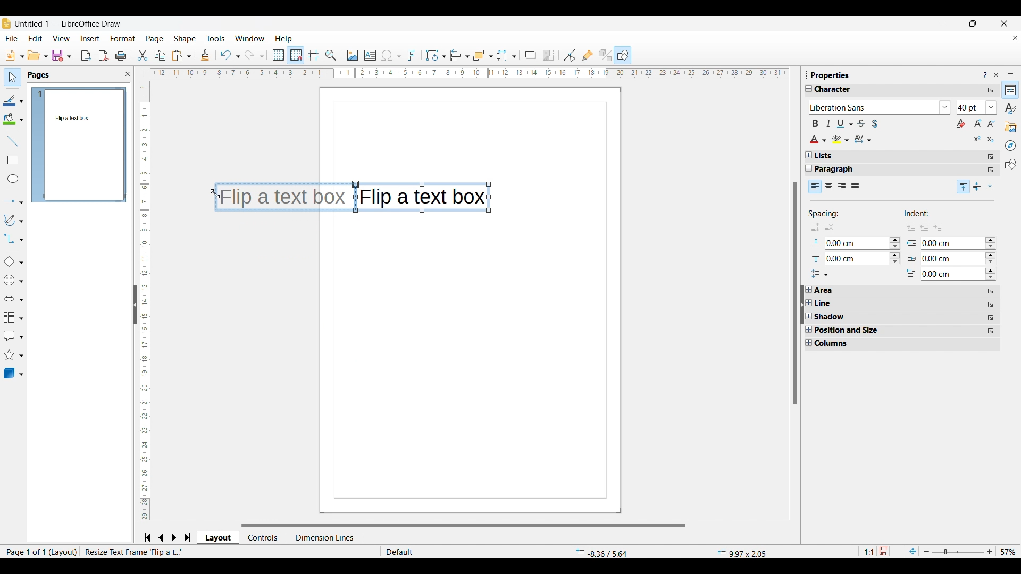 The height and width of the screenshot is (574, 1021). What do you see at coordinates (185, 39) in the screenshot?
I see `Shape menu` at bounding box center [185, 39].